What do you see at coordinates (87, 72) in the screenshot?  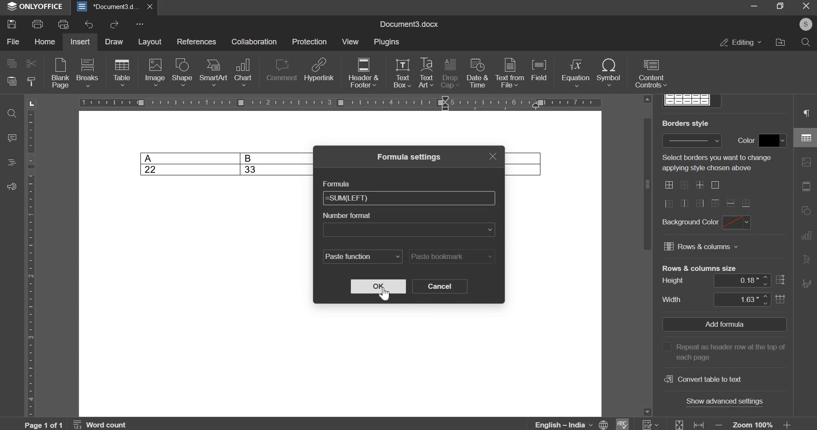 I see `breaks` at bounding box center [87, 72].